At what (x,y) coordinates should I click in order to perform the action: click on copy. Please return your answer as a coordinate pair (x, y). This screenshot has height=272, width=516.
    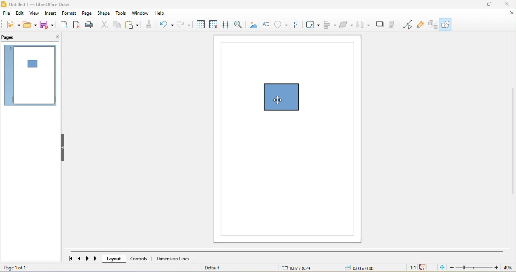
    Looking at the image, I should click on (118, 25).